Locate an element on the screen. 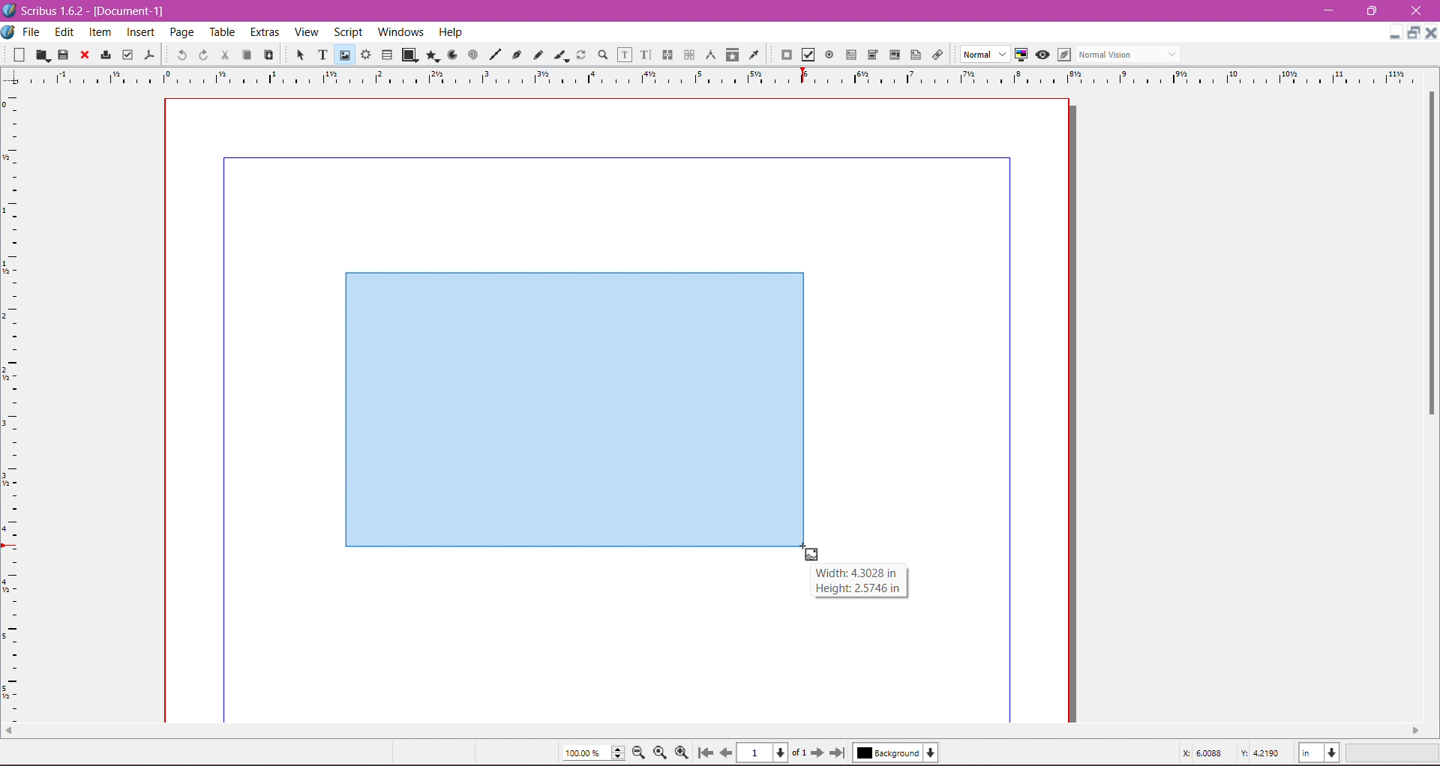 The image size is (1440, 766). Insight is located at coordinates (139, 34).